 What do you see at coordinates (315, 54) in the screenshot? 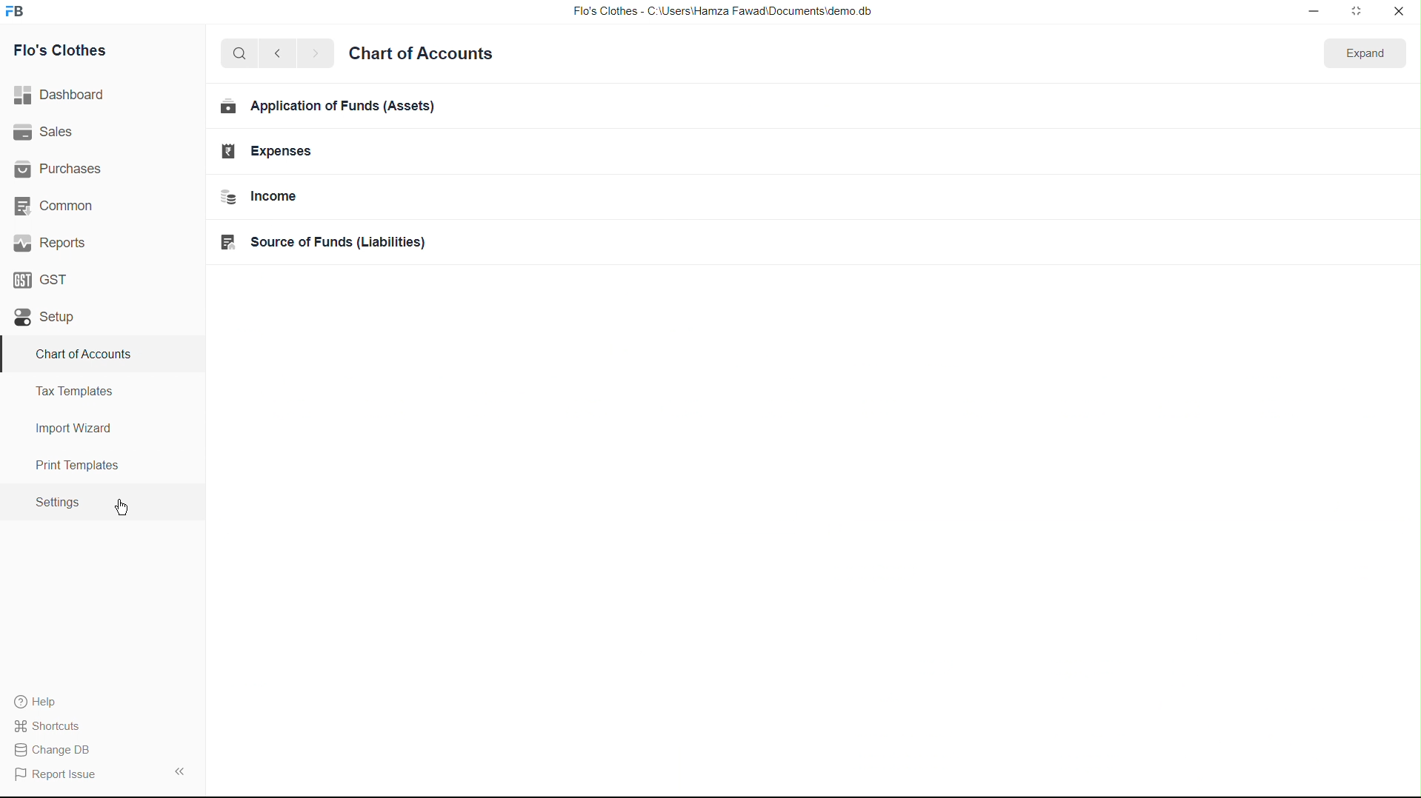
I see `Forward` at bounding box center [315, 54].